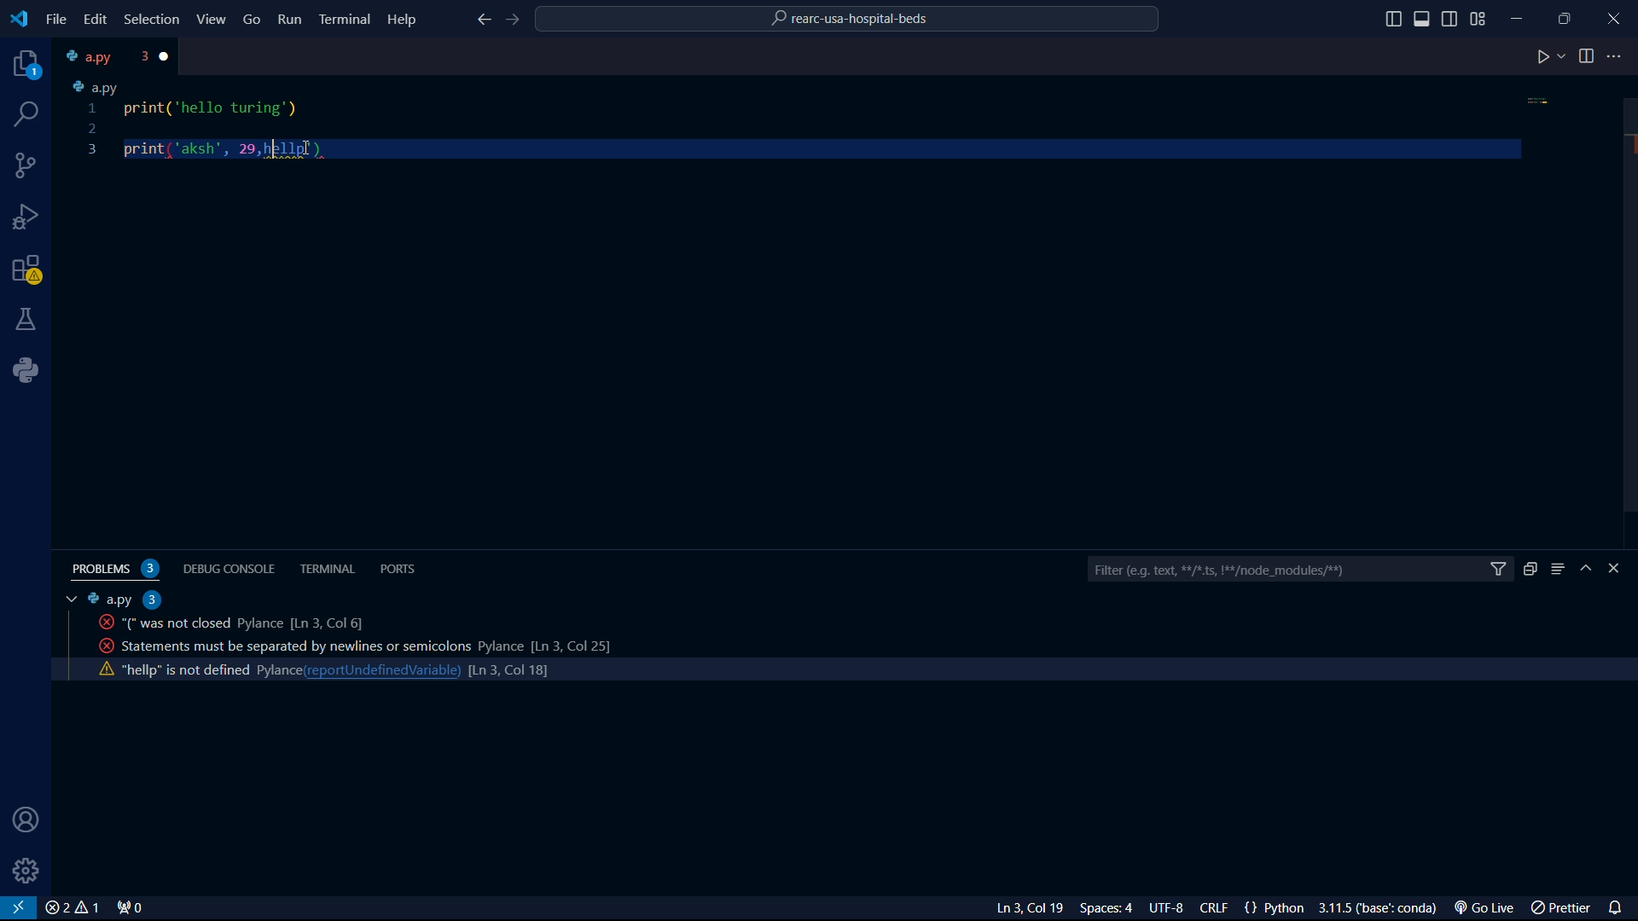 The height and width of the screenshot is (921, 1638). I want to click on connect 0, so click(132, 908).